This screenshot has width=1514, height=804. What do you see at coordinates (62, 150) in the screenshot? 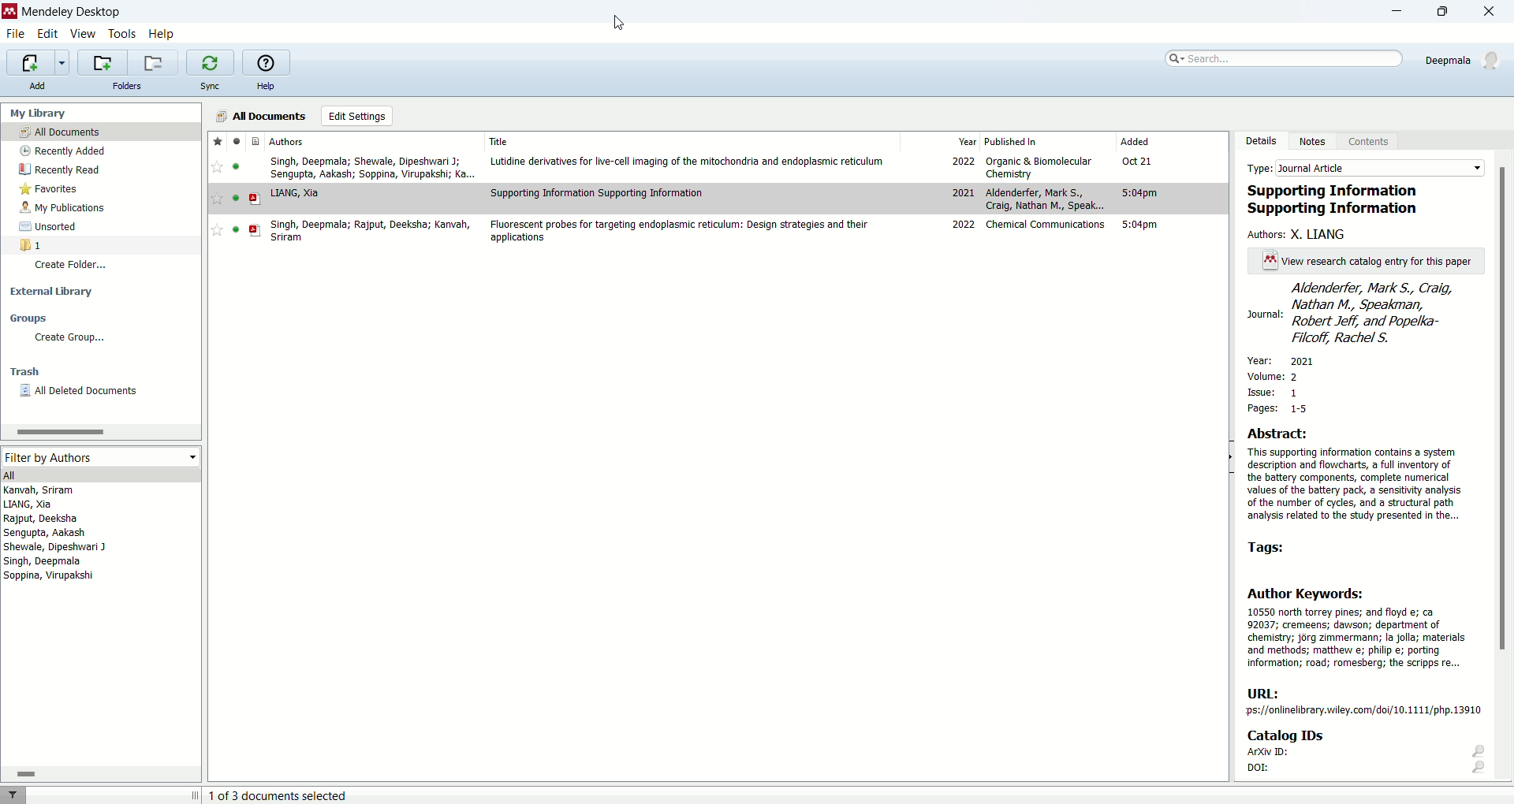
I see `recently added` at bounding box center [62, 150].